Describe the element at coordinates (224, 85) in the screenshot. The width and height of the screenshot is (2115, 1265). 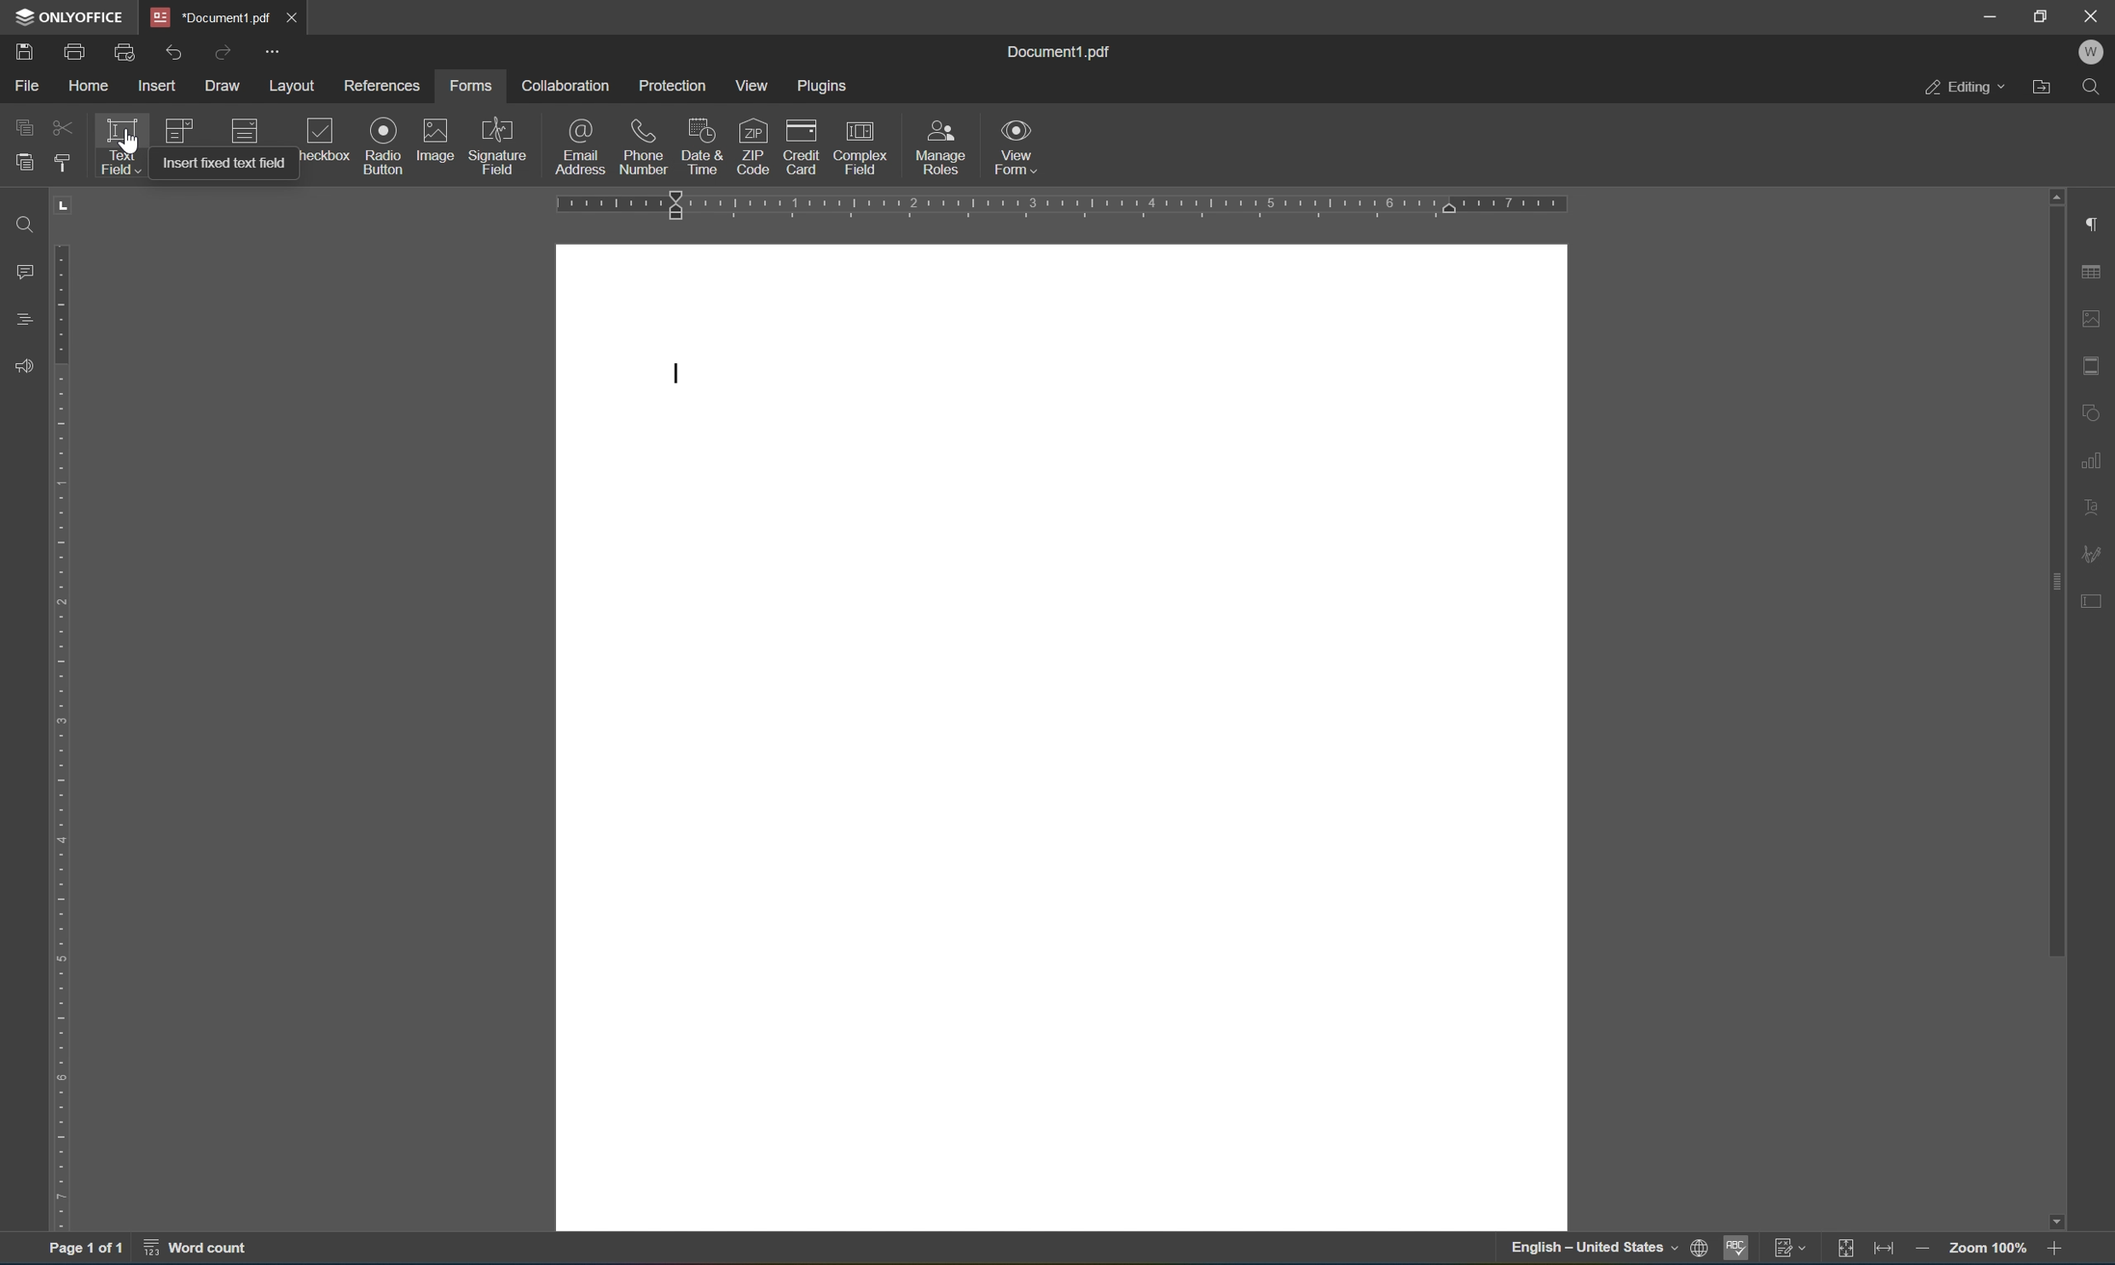
I see `draw` at that location.